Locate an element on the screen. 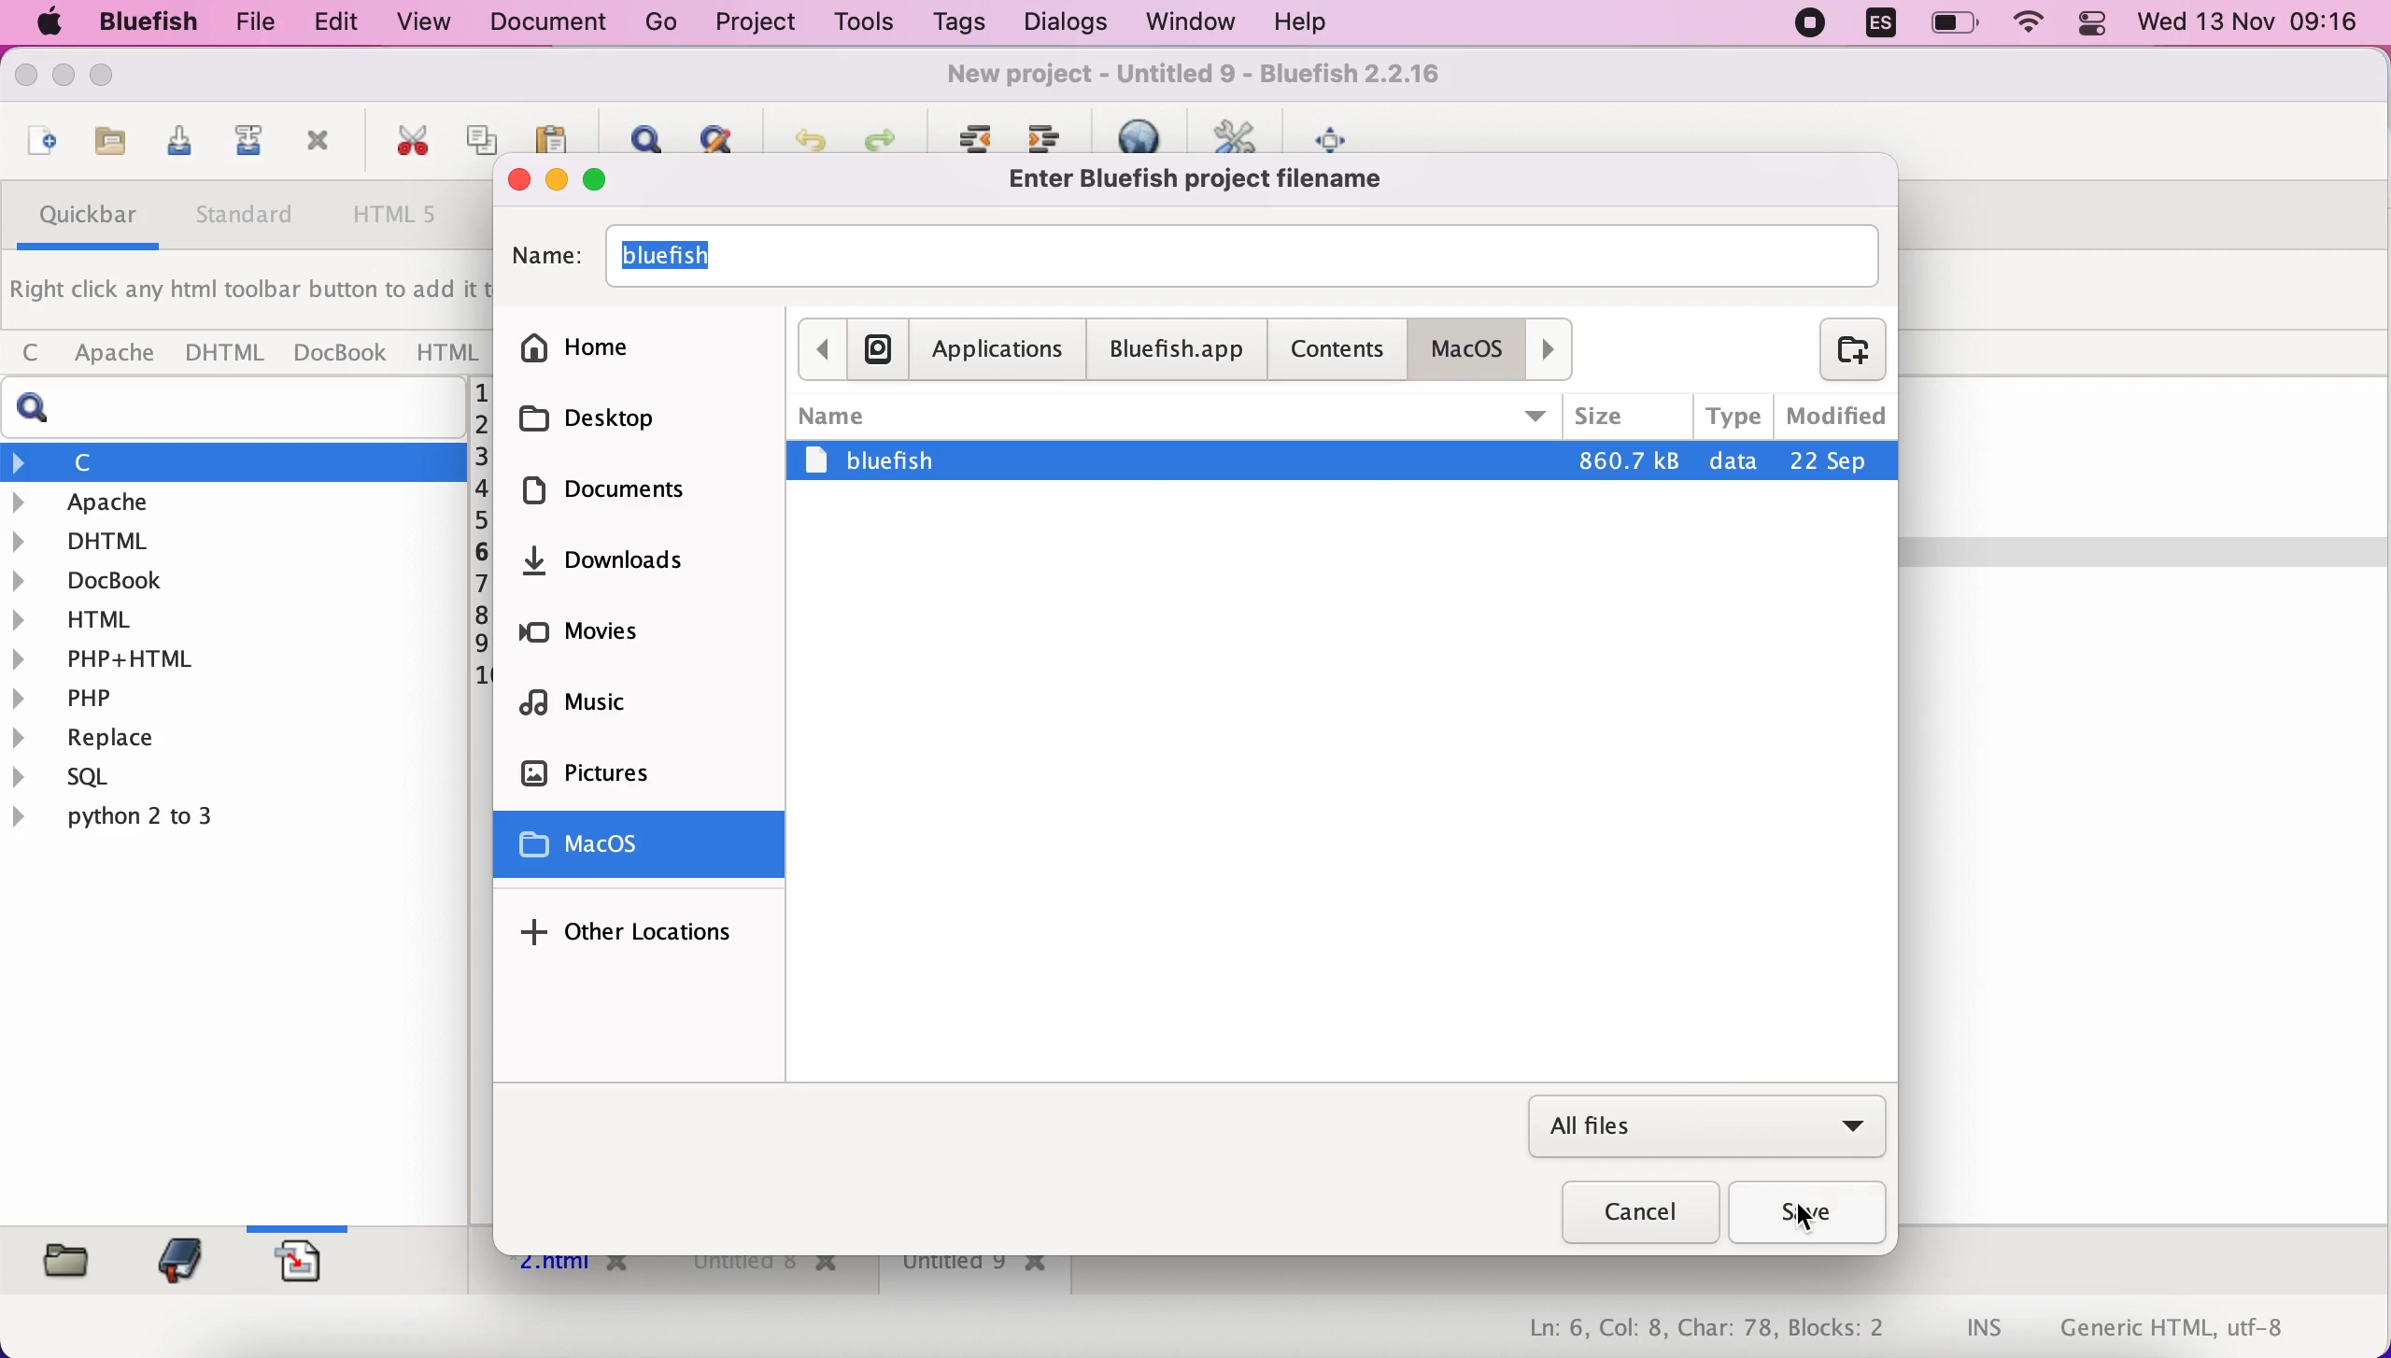 The height and width of the screenshot is (1358, 2391). save is located at coordinates (1811, 1214).